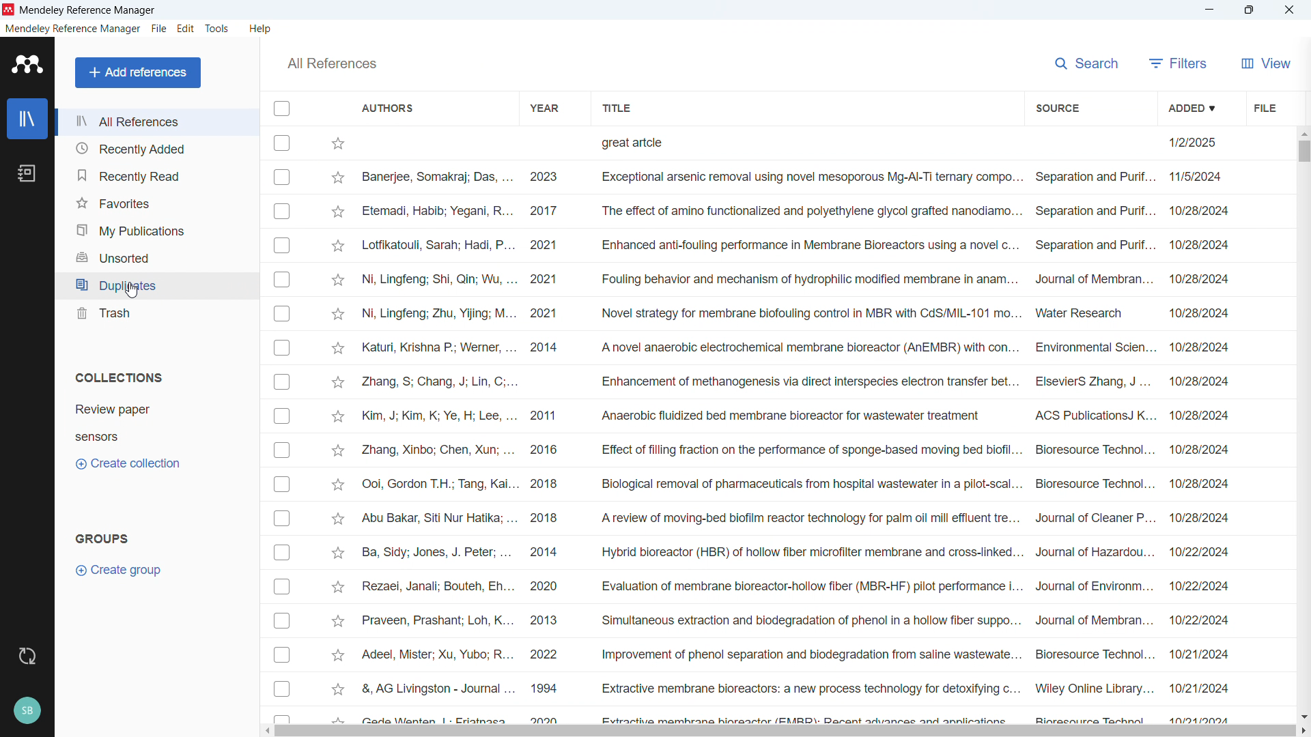 This screenshot has width=1311, height=737. What do you see at coordinates (785, 732) in the screenshot?
I see `Horizontal scroll bar ` at bounding box center [785, 732].